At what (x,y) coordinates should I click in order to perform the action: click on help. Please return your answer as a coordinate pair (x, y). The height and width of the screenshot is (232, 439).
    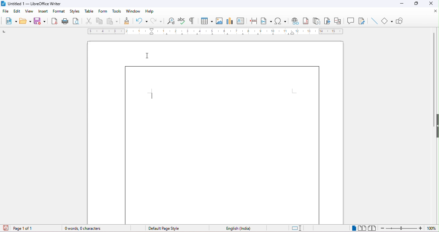
    Looking at the image, I should click on (149, 11).